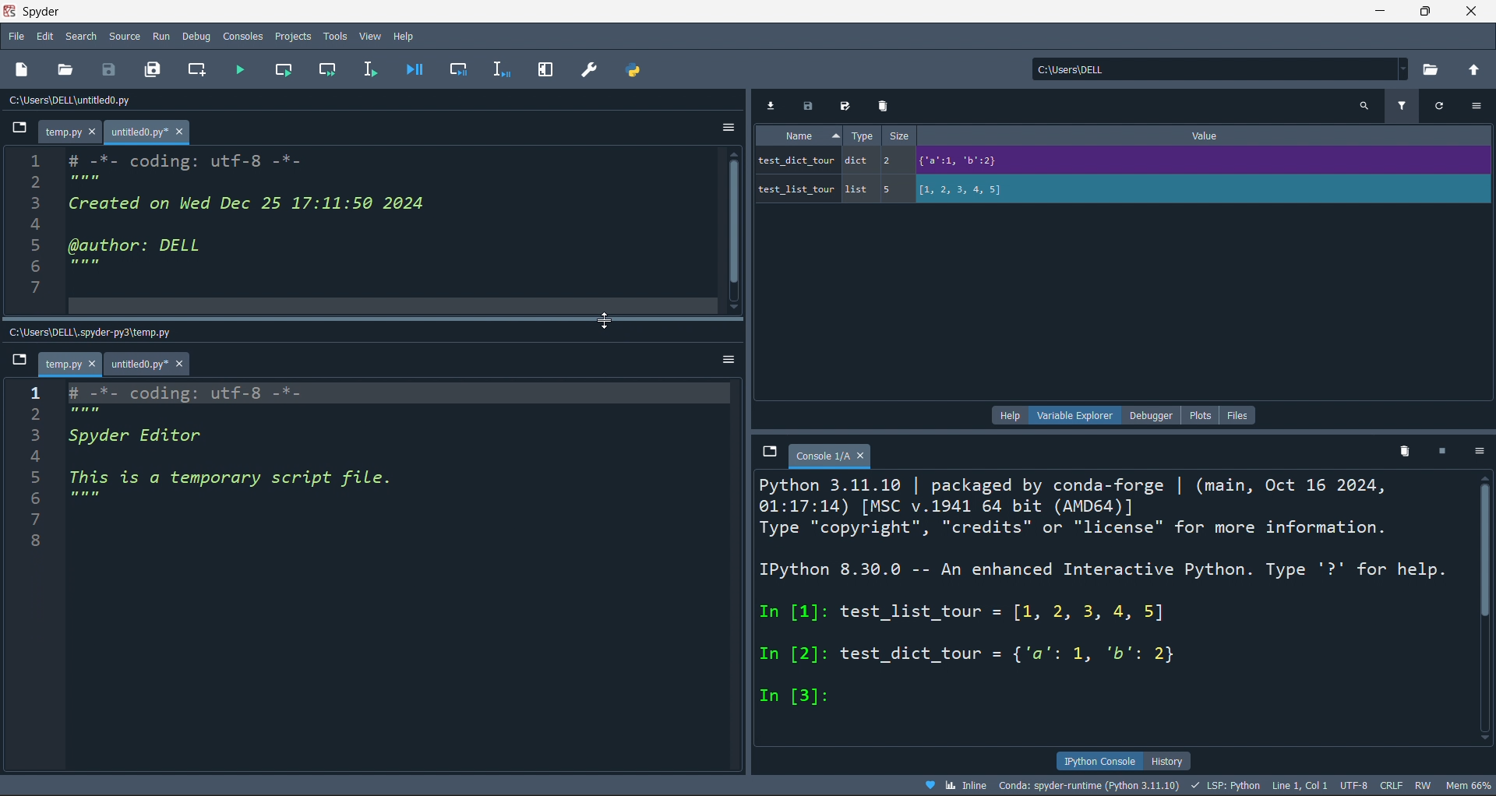 This screenshot has height=796, width=1496. What do you see at coordinates (724, 125) in the screenshot?
I see `options` at bounding box center [724, 125].